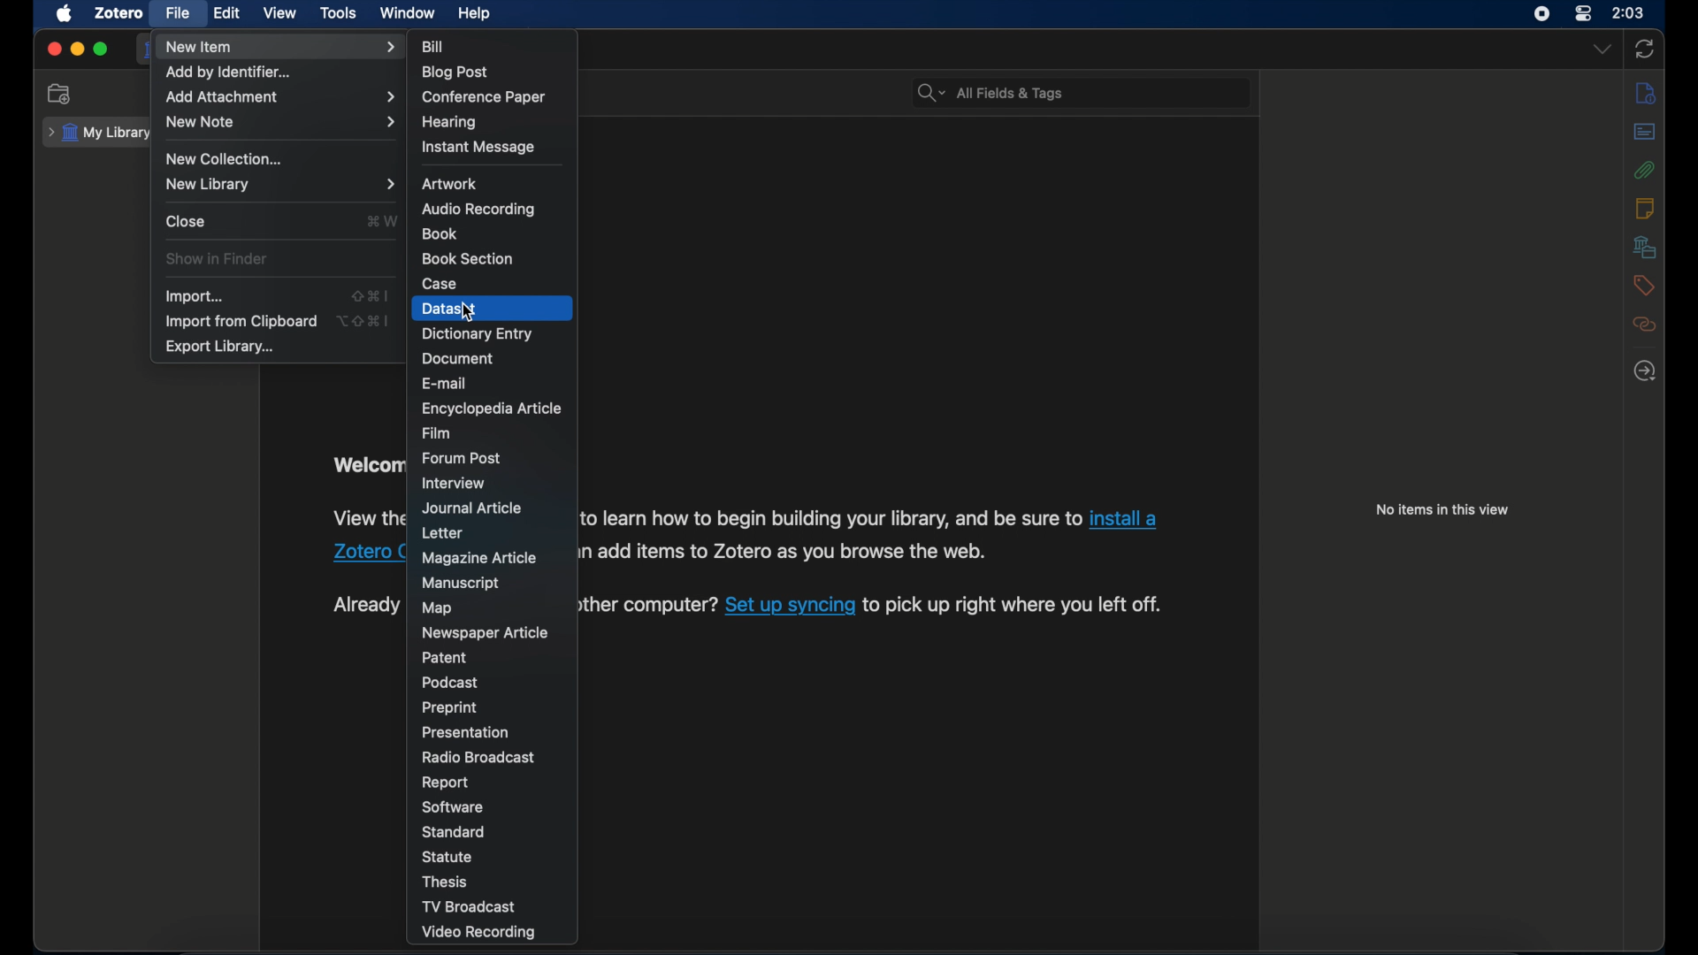  What do you see at coordinates (440, 285) in the screenshot?
I see `case` at bounding box center [440, 285].